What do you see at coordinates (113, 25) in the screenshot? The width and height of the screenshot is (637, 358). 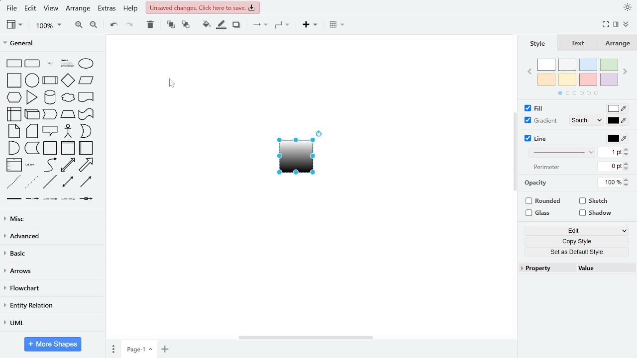 I see `undo` at bounding box center [113, 25].